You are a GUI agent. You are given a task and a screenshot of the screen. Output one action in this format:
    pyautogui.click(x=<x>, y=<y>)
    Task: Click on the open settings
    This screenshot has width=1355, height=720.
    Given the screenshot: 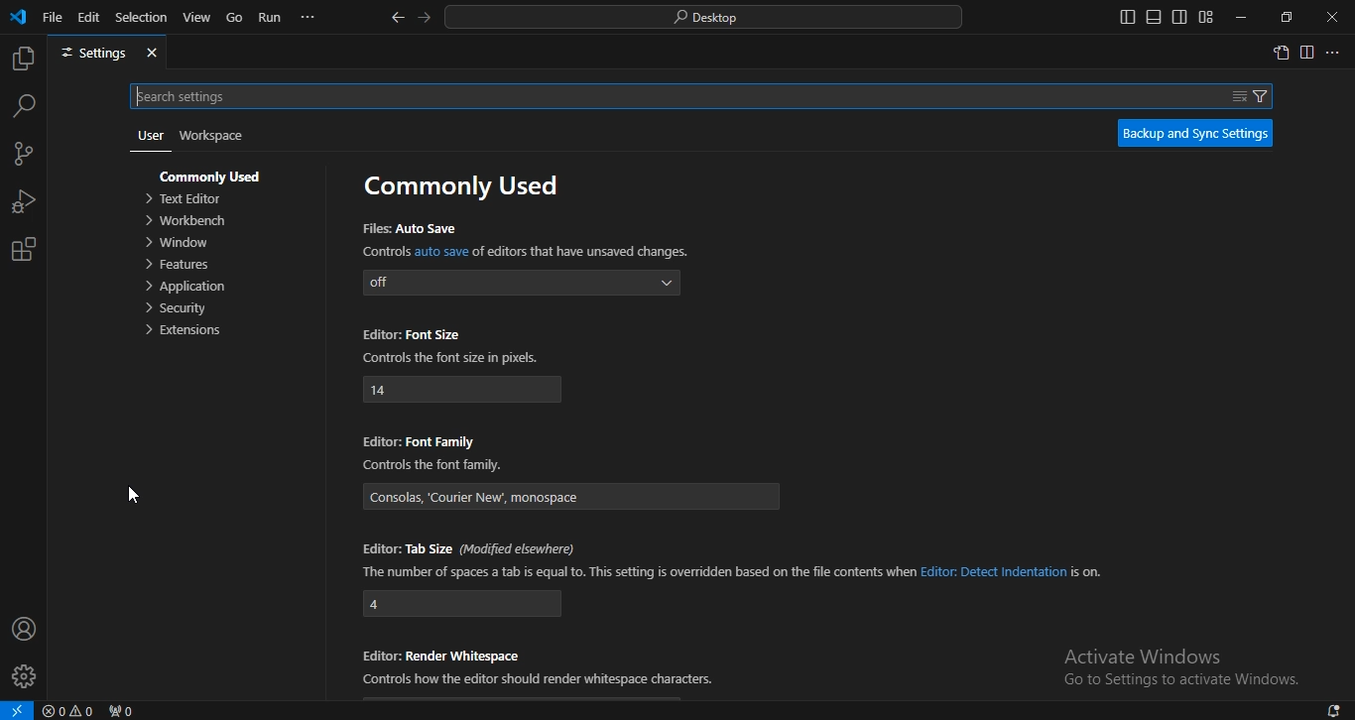 What is the action you would take?
    pyautogui.click(x=1283, y=55)
    